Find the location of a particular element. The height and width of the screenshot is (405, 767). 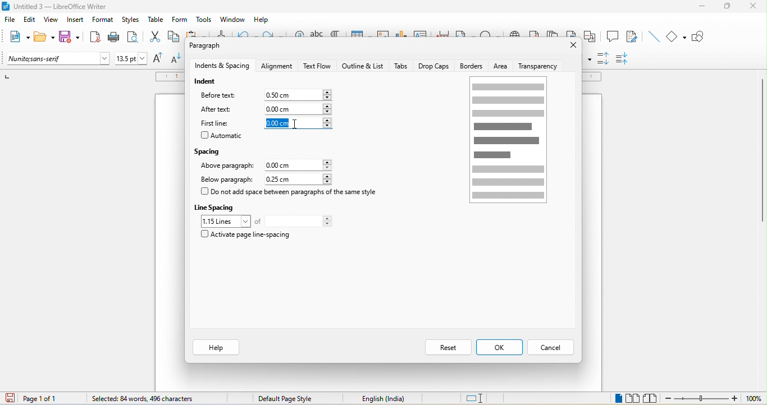

print is located at coordinates (114, 38).